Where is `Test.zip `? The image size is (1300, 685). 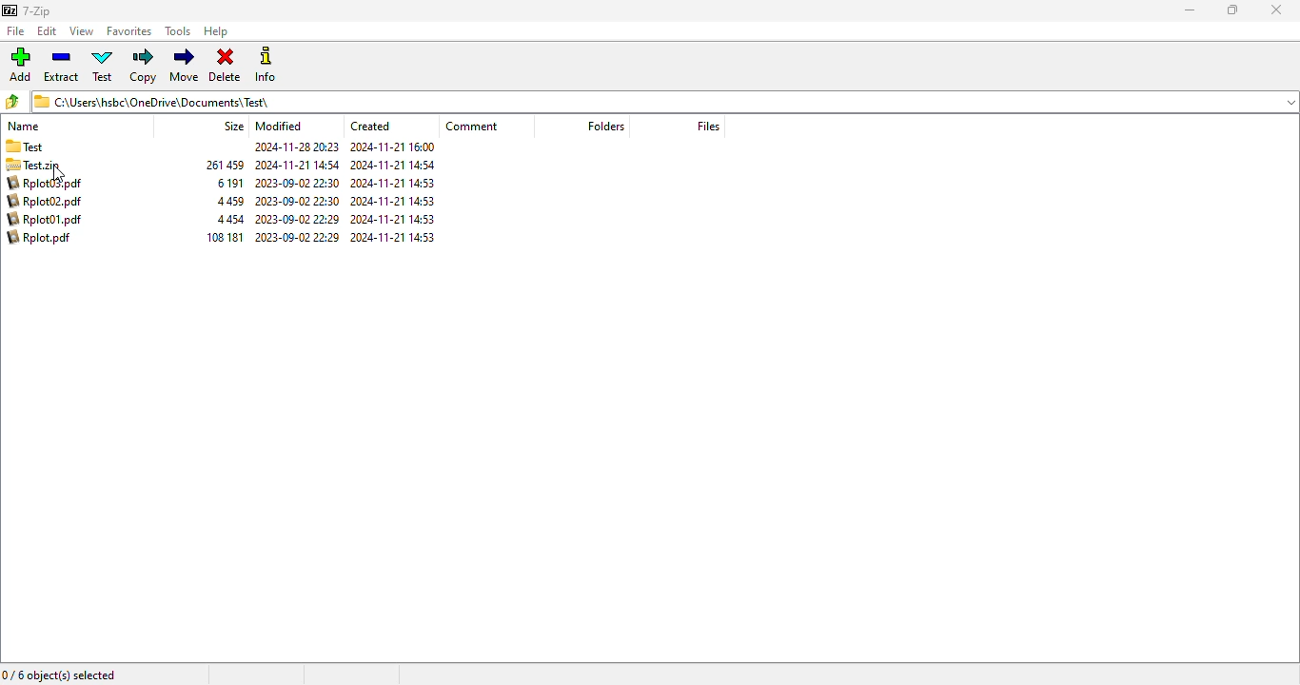 Test.zip  is located at coordinates (49, 165).